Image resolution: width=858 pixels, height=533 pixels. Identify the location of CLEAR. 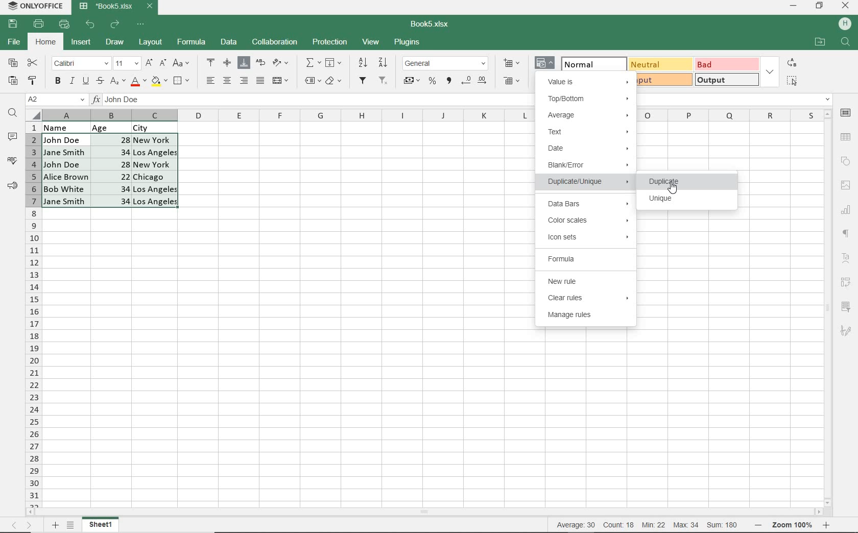
(333, 82).